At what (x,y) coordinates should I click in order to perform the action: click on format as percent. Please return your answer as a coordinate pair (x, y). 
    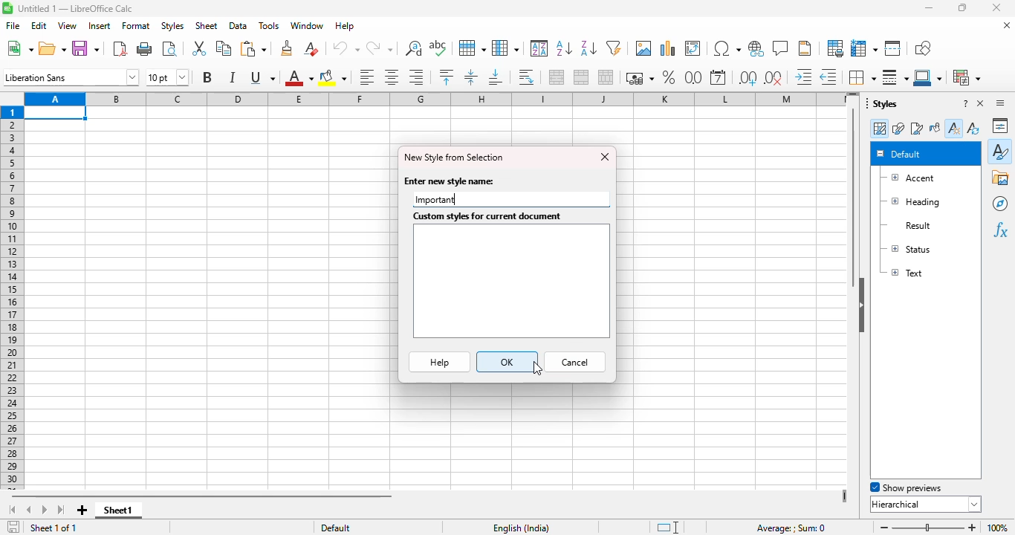
    Looking at the image, I should click on (669, 77).